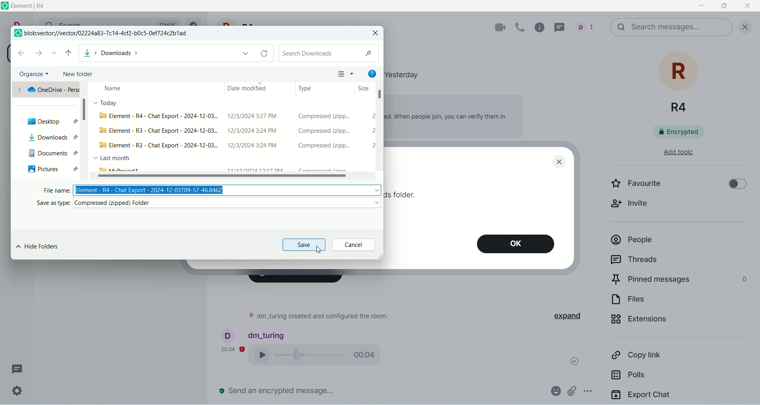 The height and width of the screenshot is (405, 760). What do you see at coordinates (108, 104) in the screenshot?
I see `today` at bounding box center [108, 104].